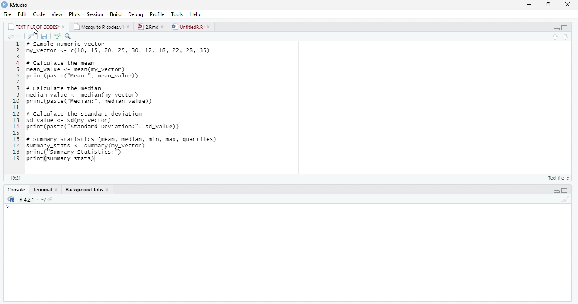 Image resolution: width=578 pixels, height=304 pixels. Describe the element at coordinates (17, 190) in the screenshot. I see `Console` at that location.